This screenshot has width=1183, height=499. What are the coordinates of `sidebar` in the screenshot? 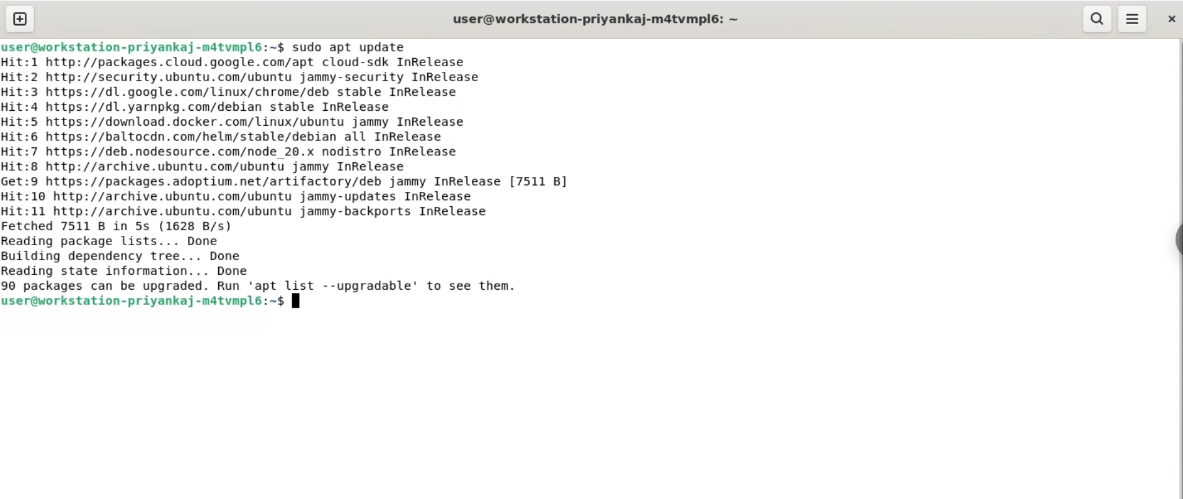 It's located at (1178, 239).